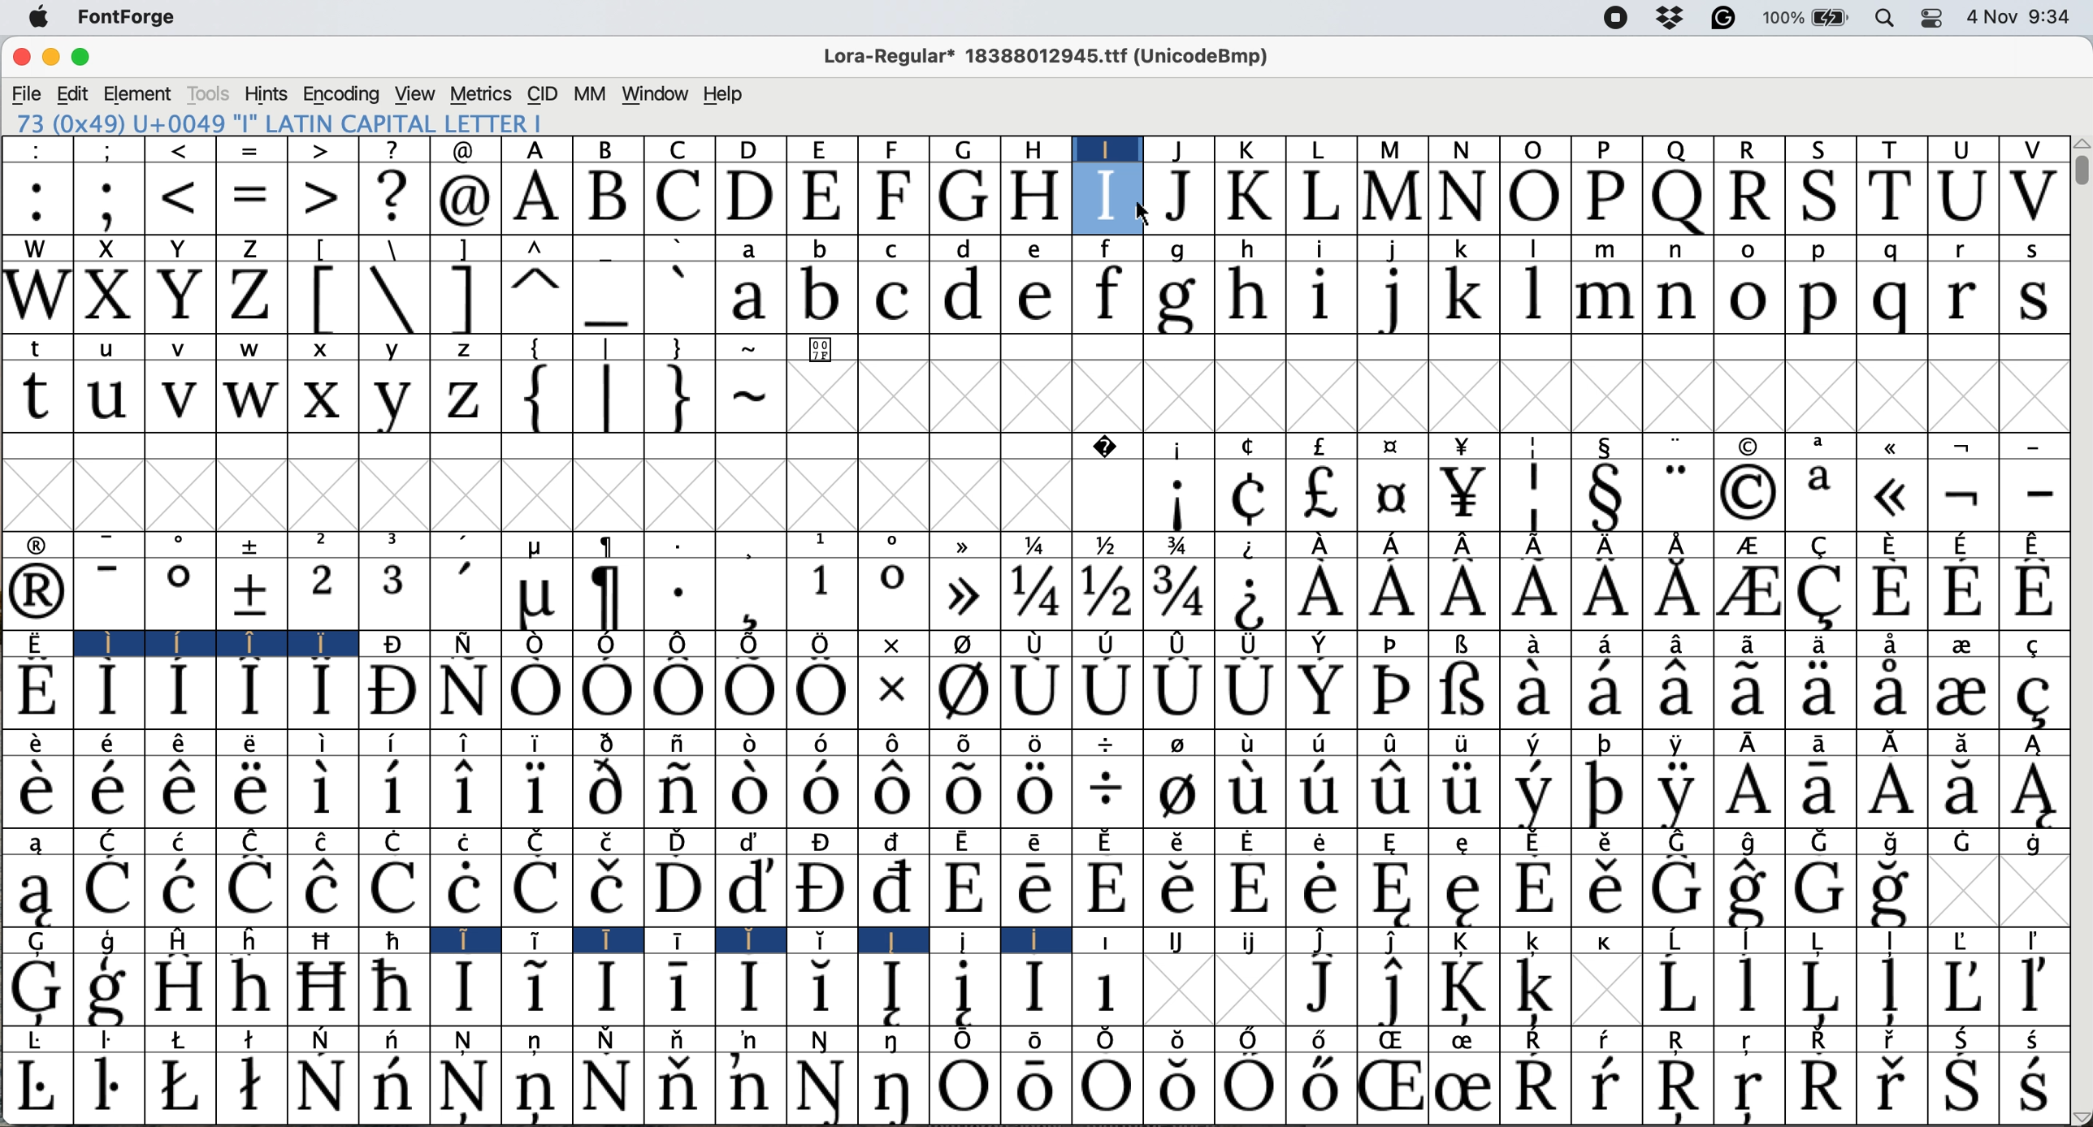 This screenshot has height=1127, width=2093. Describe the element at coordinates (1321, 645) in the screenshot. I see `symbol` at that location.